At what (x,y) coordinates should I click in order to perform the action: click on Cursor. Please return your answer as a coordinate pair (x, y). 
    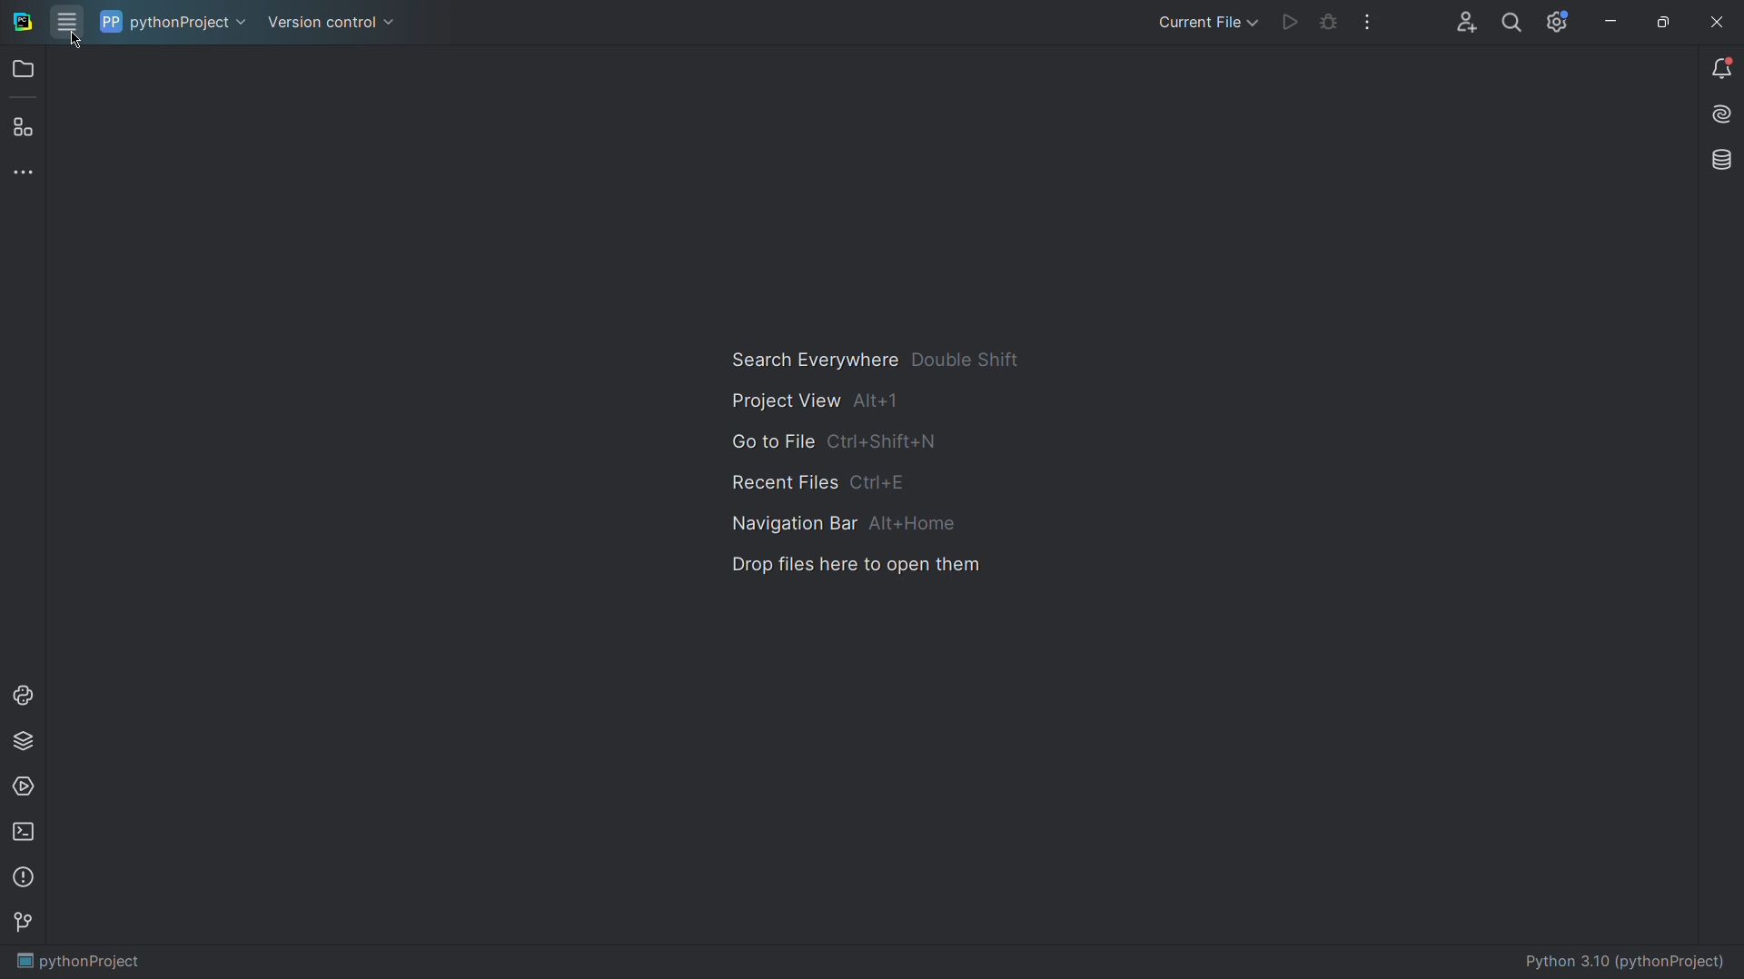
    Looking at the image, I should click on (78, 43).